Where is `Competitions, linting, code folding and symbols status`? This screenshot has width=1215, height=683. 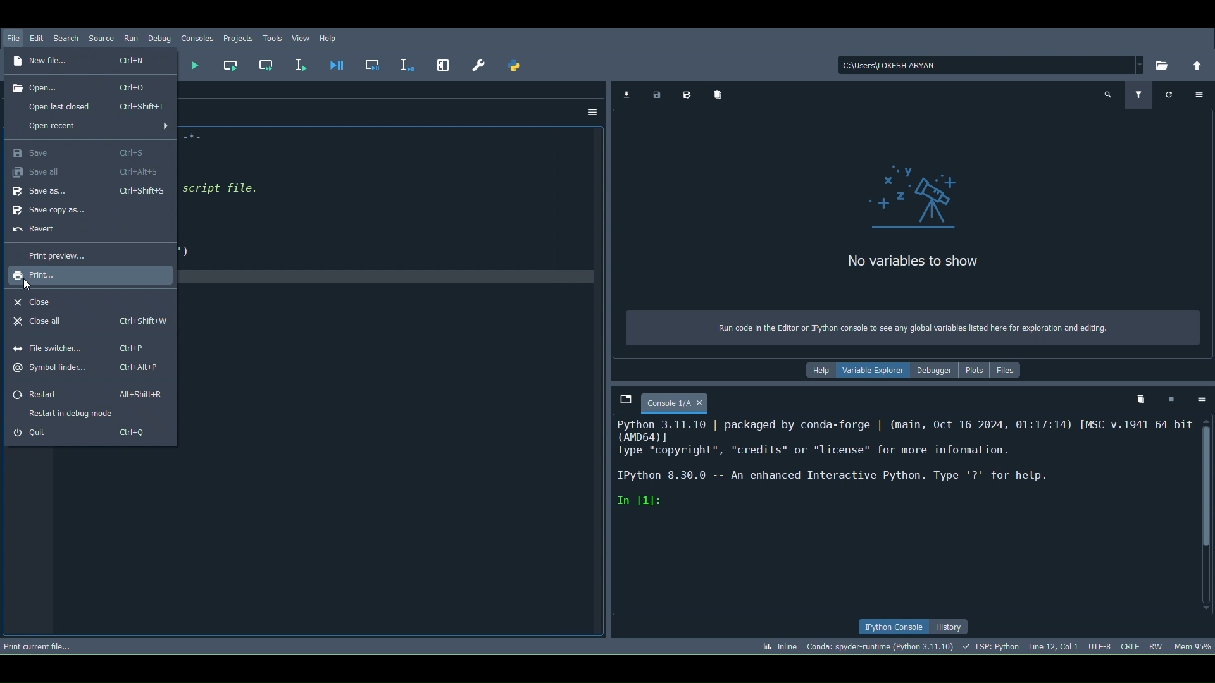
Competitions, linting, code folding and symbols status is located at coordinates (994, 648).